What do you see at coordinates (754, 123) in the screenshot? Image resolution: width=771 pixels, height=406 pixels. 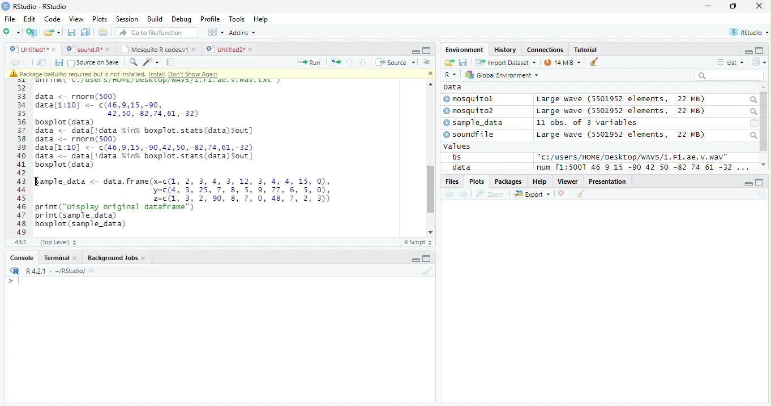 I see `Calendar` at bounding box center [754, 123].